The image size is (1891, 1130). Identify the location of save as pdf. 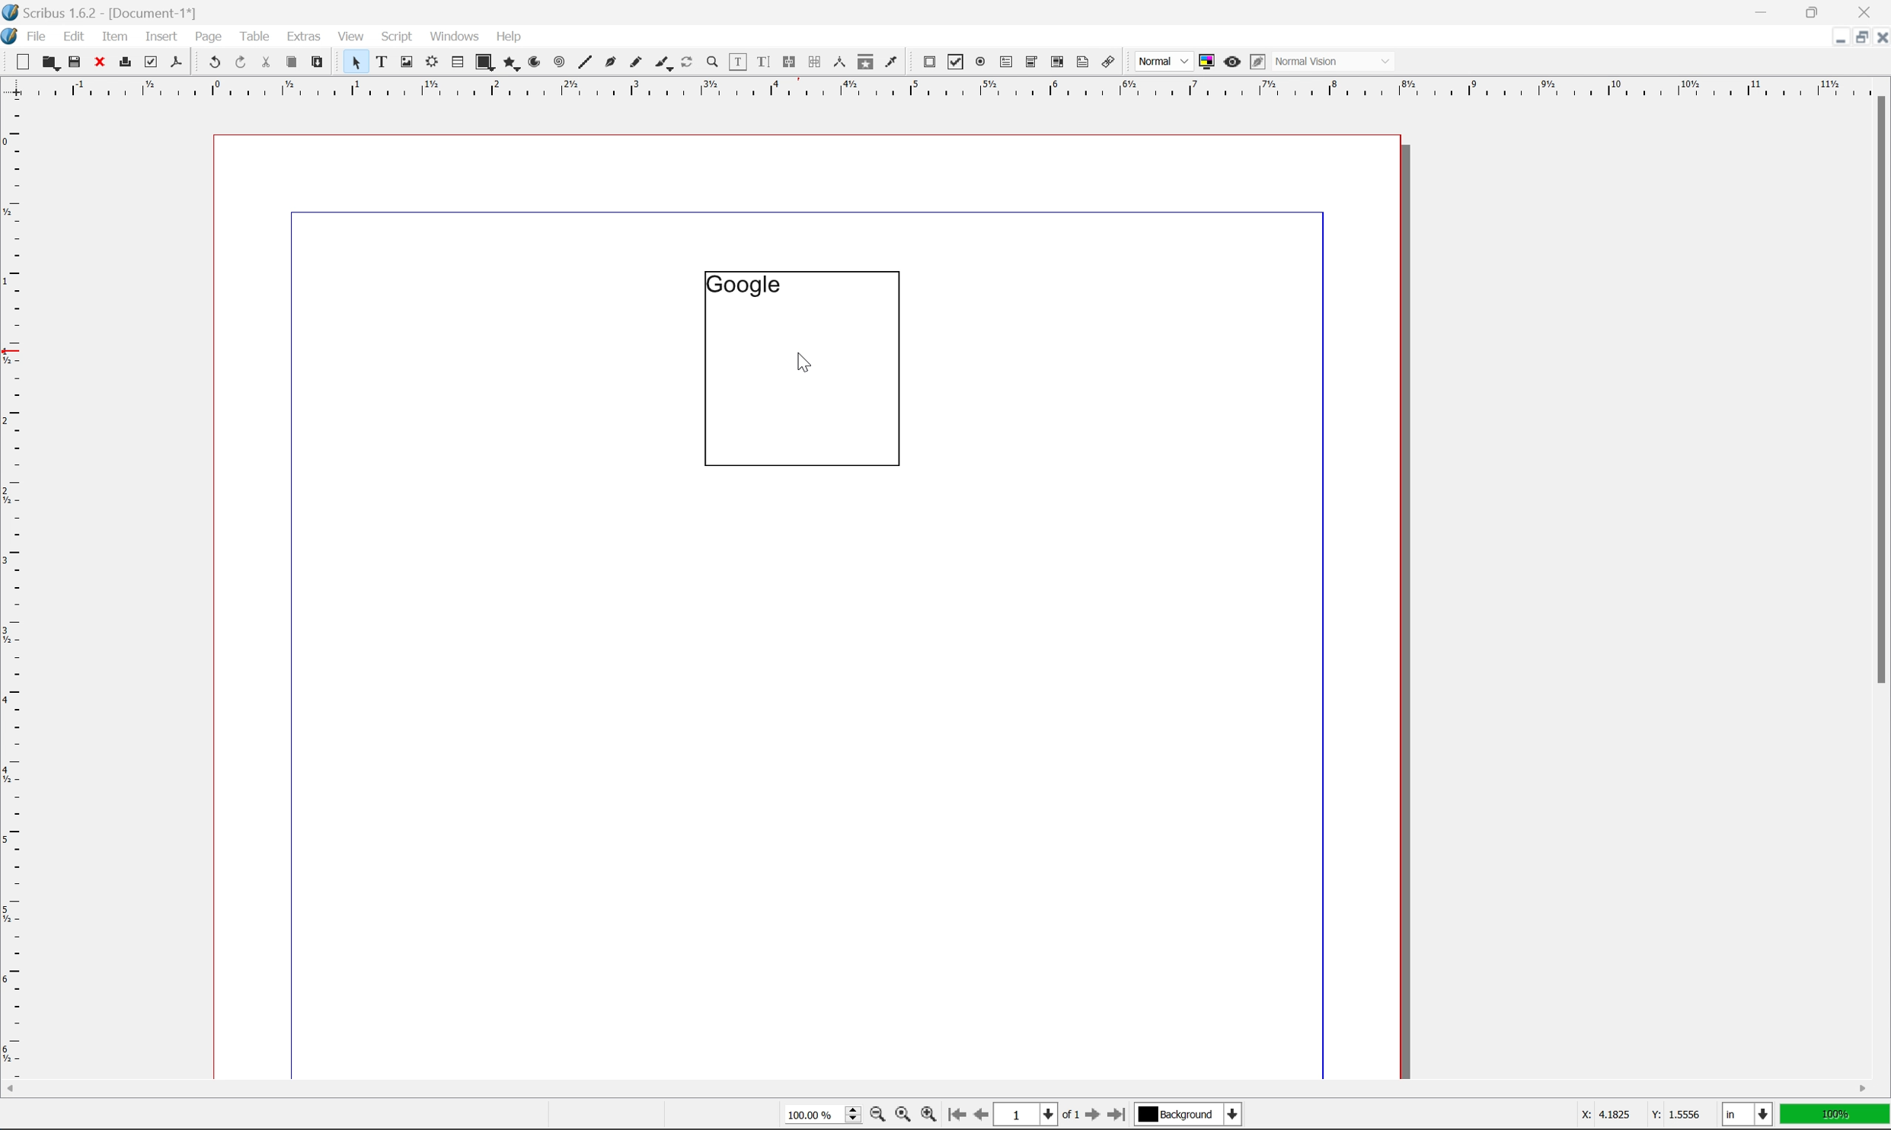
(177, 62).